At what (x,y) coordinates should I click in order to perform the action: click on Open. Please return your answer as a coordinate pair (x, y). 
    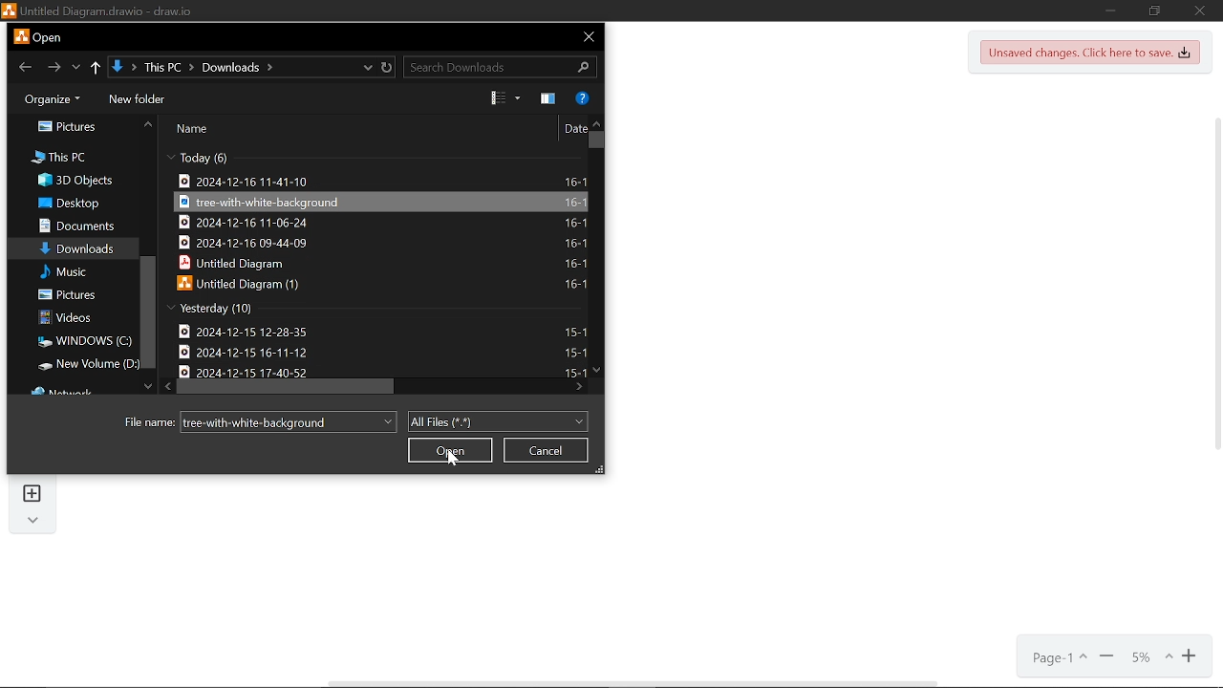
    Looking at the image, I should click on (452, 450).